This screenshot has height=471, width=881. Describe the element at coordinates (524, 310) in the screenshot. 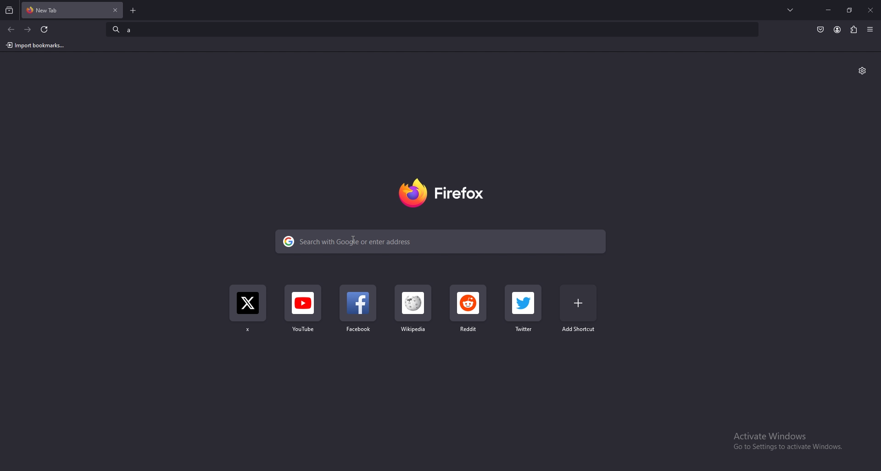

I see `twitter` at that location.